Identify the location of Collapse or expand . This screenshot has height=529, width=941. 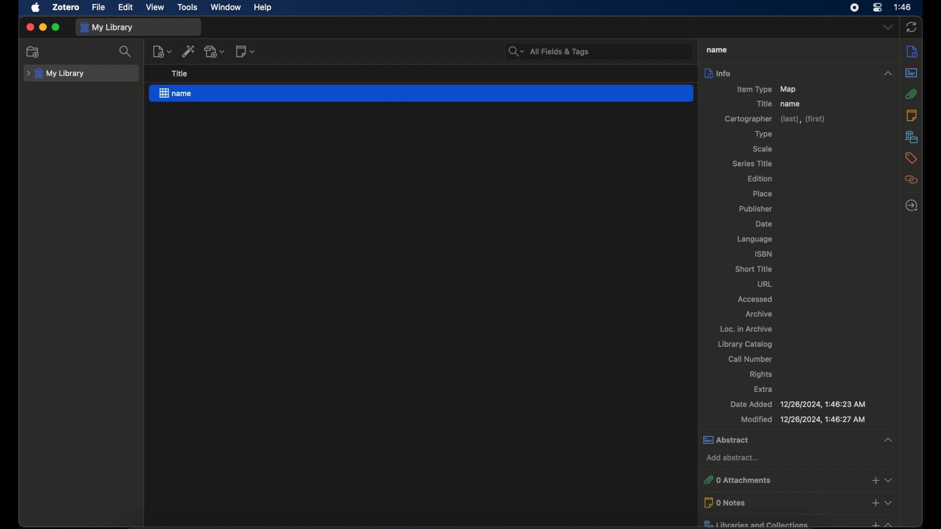
(890, 502).